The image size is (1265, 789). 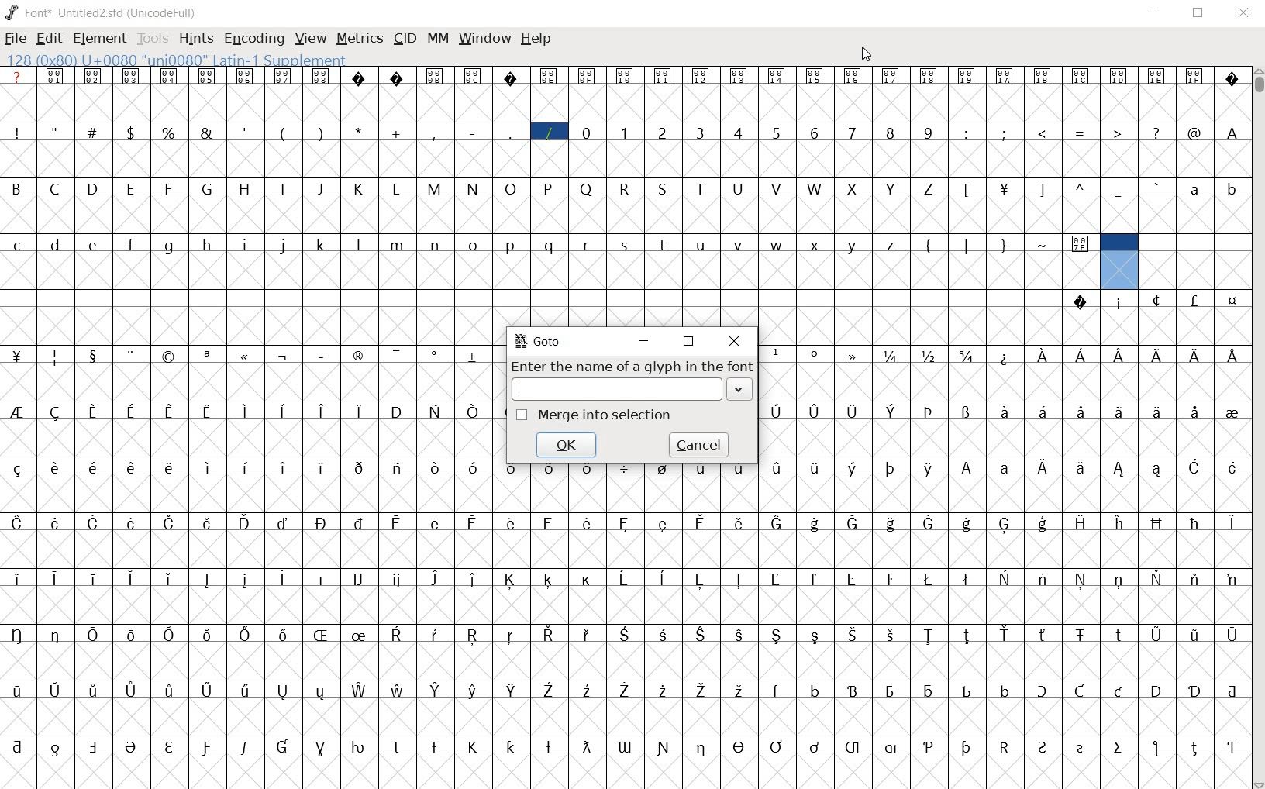 I want to click on Symbol, so click(x=856, y=688).